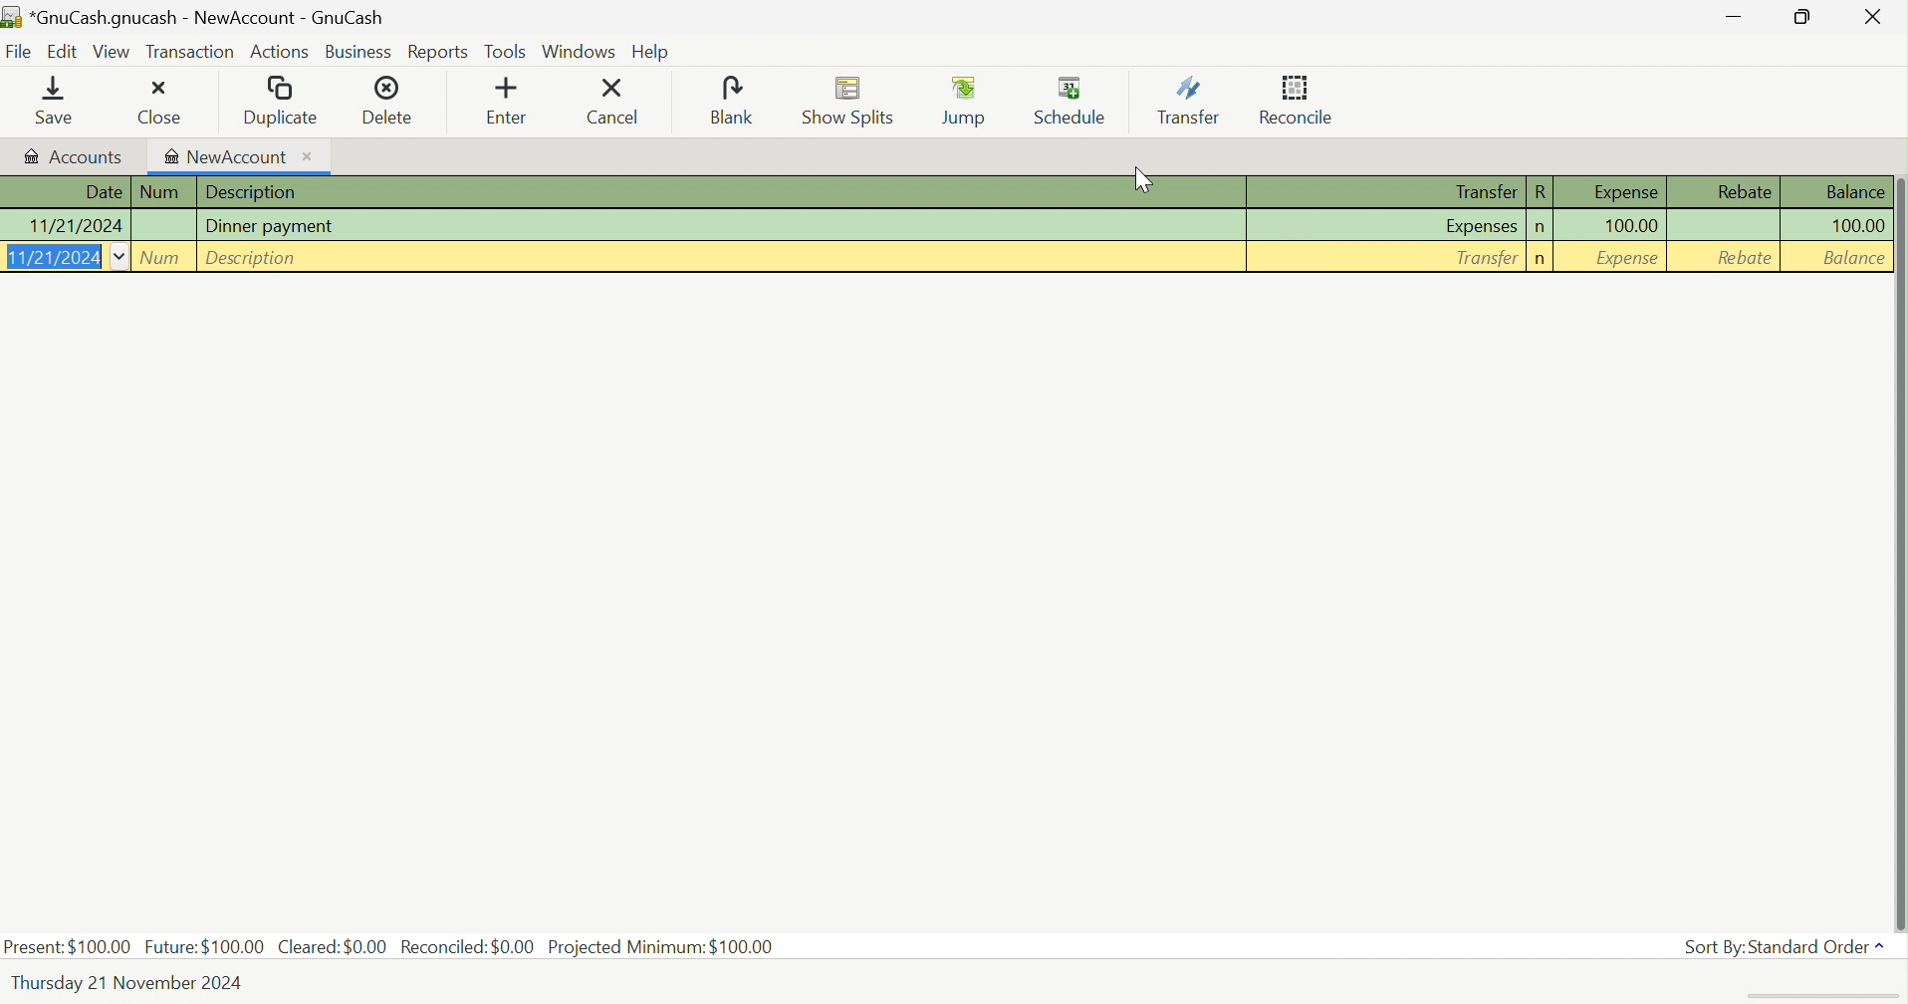 This screenshot has width=1908, height=1004. What do you see at coordinates (1743, 263) in the screenshot?
I see `Rebate` at bounding box center [1743, 263].